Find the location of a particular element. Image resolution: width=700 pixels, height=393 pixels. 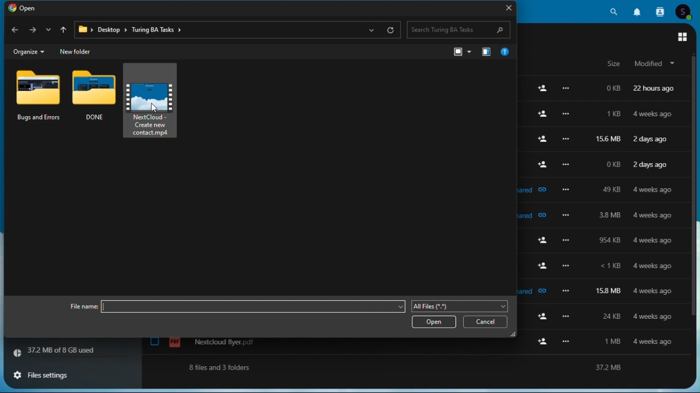

4 weeks ago is located at coordinates (654, 293).